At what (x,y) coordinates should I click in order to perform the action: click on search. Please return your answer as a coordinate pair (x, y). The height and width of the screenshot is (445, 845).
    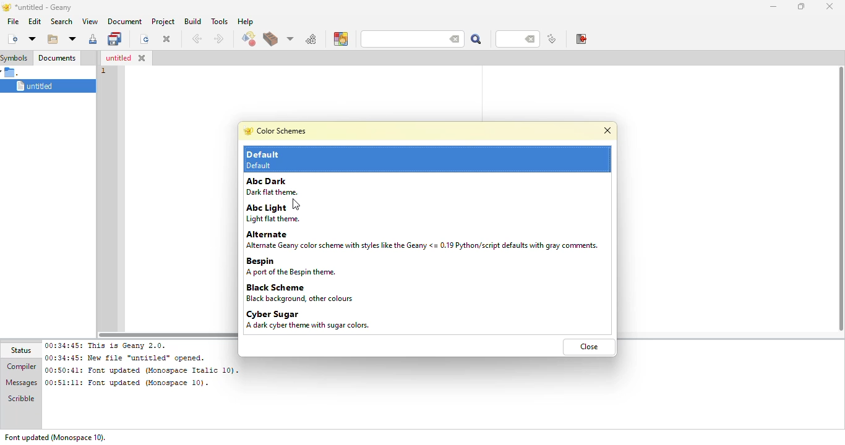
    Looking at the image, I should click on (475, 39).